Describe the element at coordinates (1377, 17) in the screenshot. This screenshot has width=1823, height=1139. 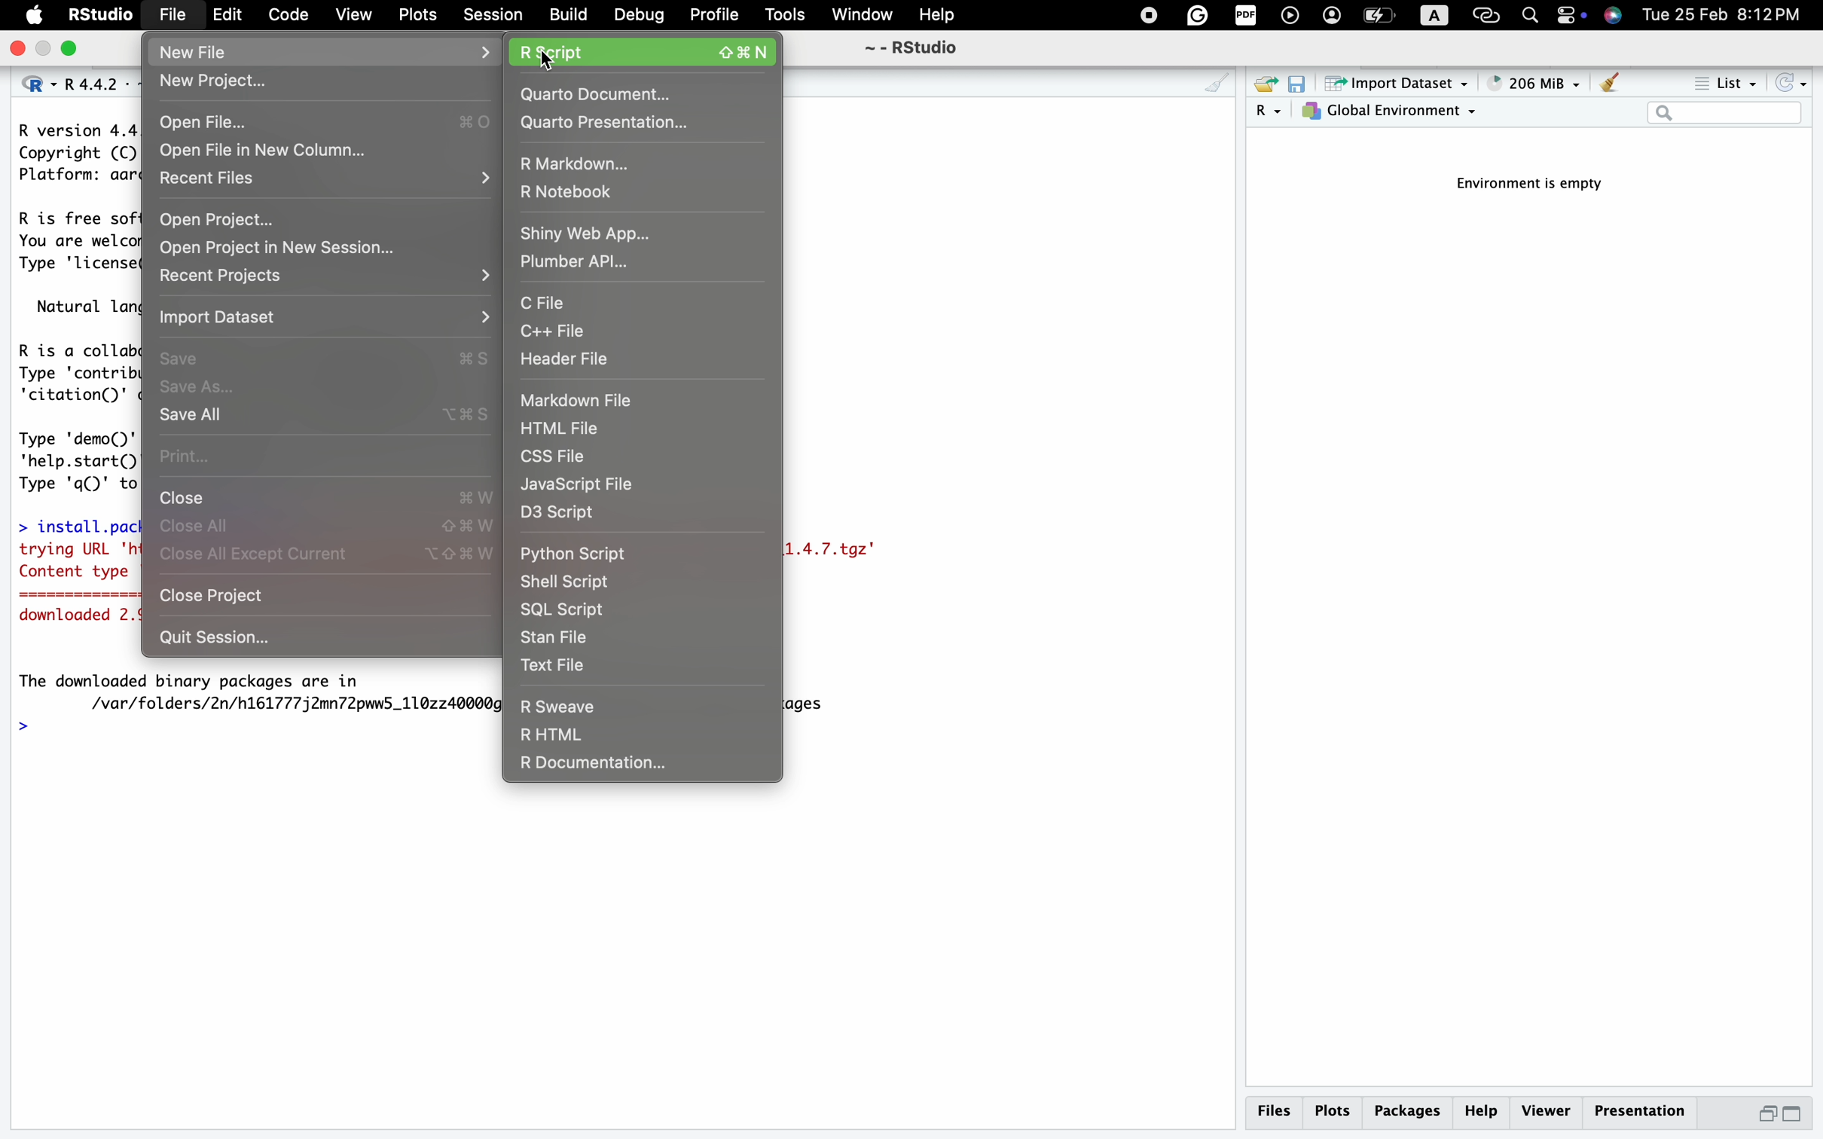
I see `battery charge` at that location.